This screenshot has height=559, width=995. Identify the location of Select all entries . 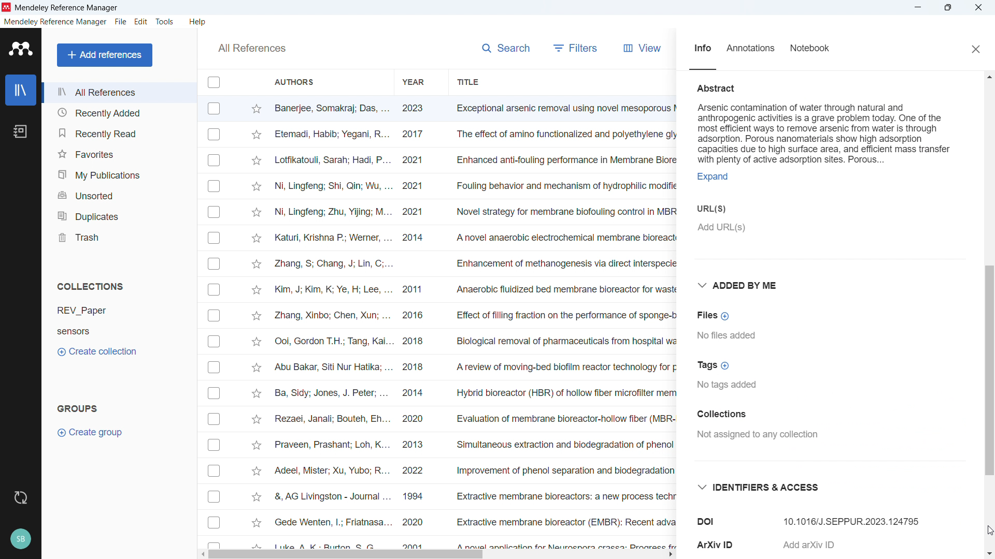
(214, 83).